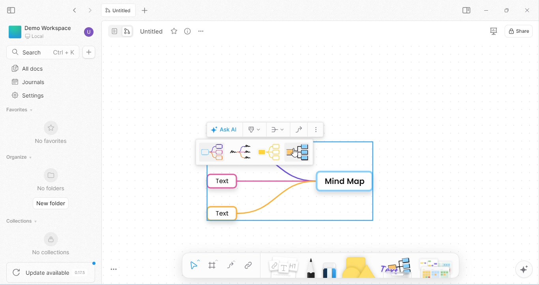 The height and width of the screenshot is (285, 539). What do you see at coordinates (22, 110) in the screenshot?
I see `favorites` at bounding box center [22, 110].